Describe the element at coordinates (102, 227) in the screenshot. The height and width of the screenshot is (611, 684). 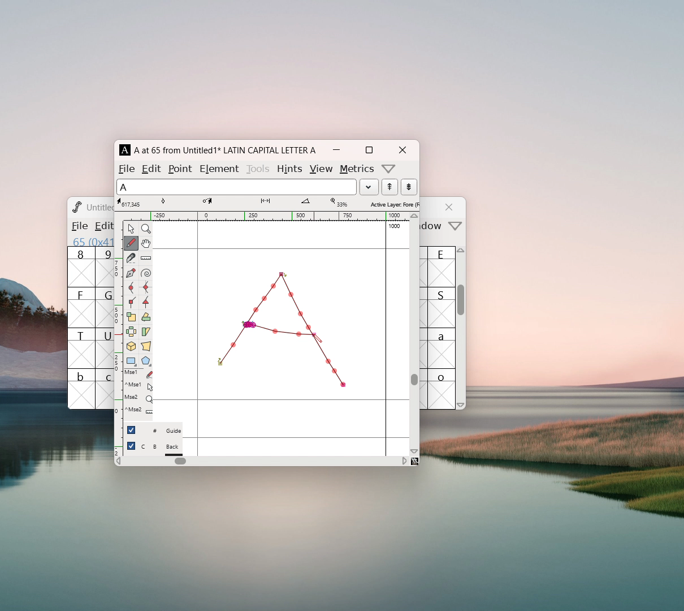
I see `` at that location.